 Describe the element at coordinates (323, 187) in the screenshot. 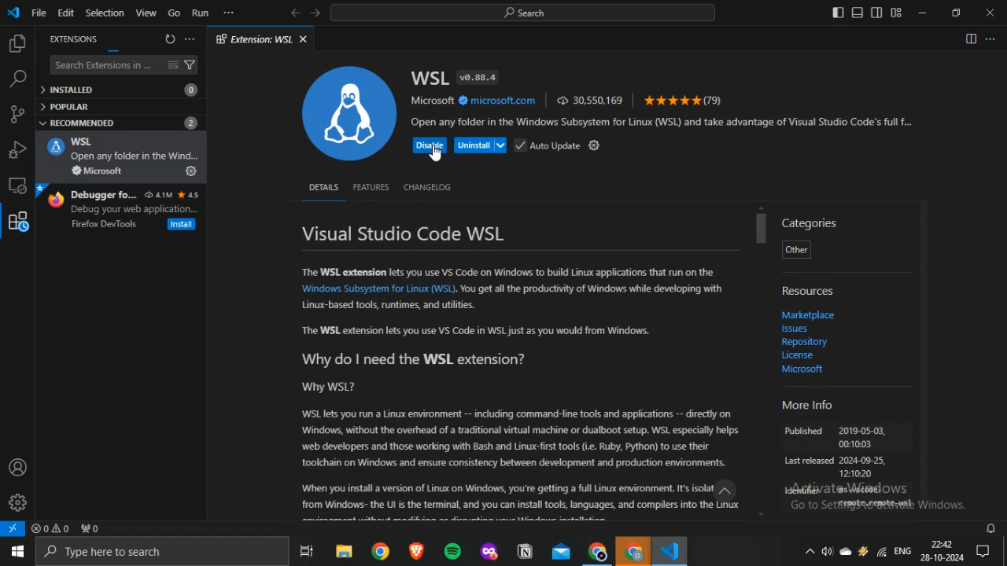

I see `DETAILS` at that location.